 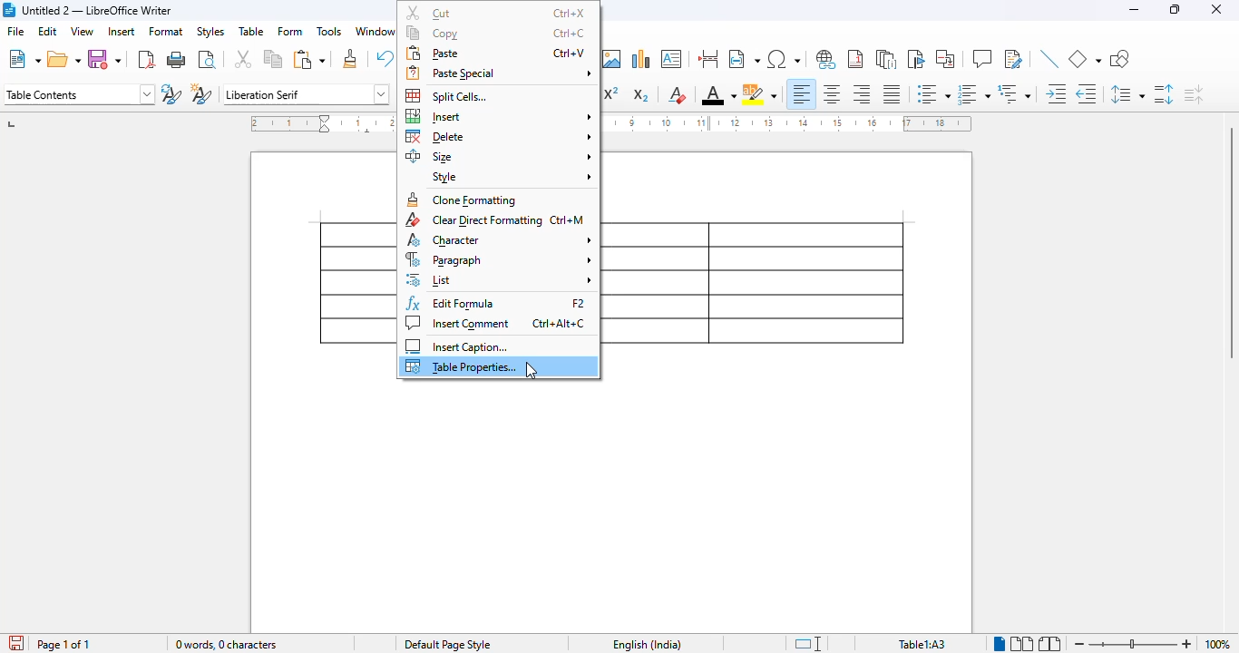 I want to click on insert bookmark, so click(x=914, y=59).